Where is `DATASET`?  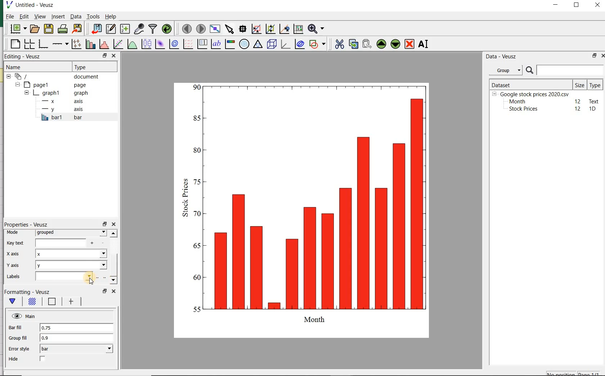 DATASET is located at coordinates (530, 84).